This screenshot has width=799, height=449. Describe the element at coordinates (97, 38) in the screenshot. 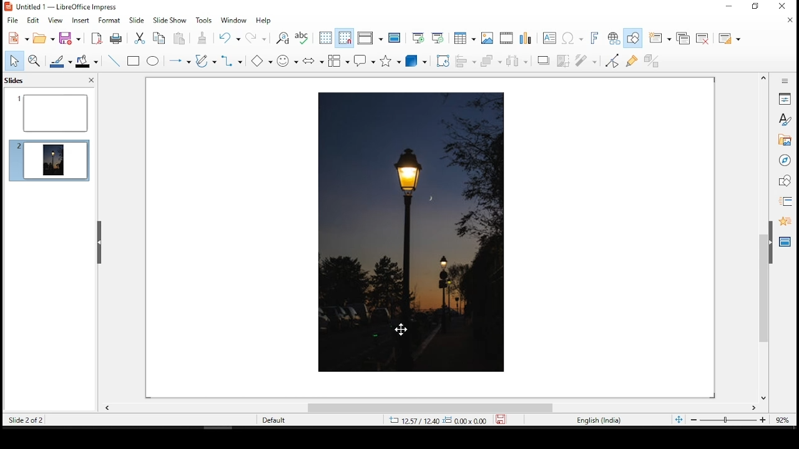

I see `acrobat as pdf` at that location.